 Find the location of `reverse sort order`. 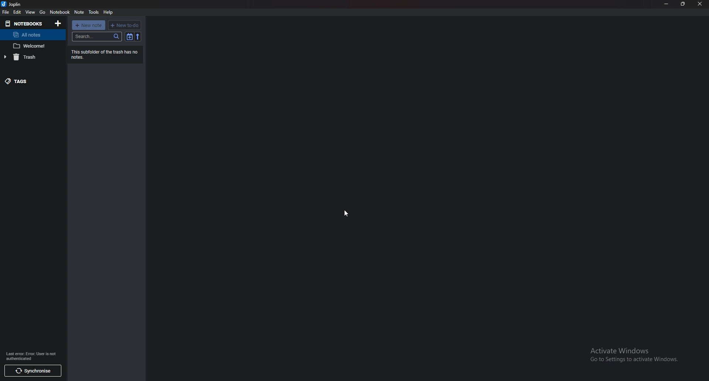

reverse sort order is located at coordinates (138, 37).